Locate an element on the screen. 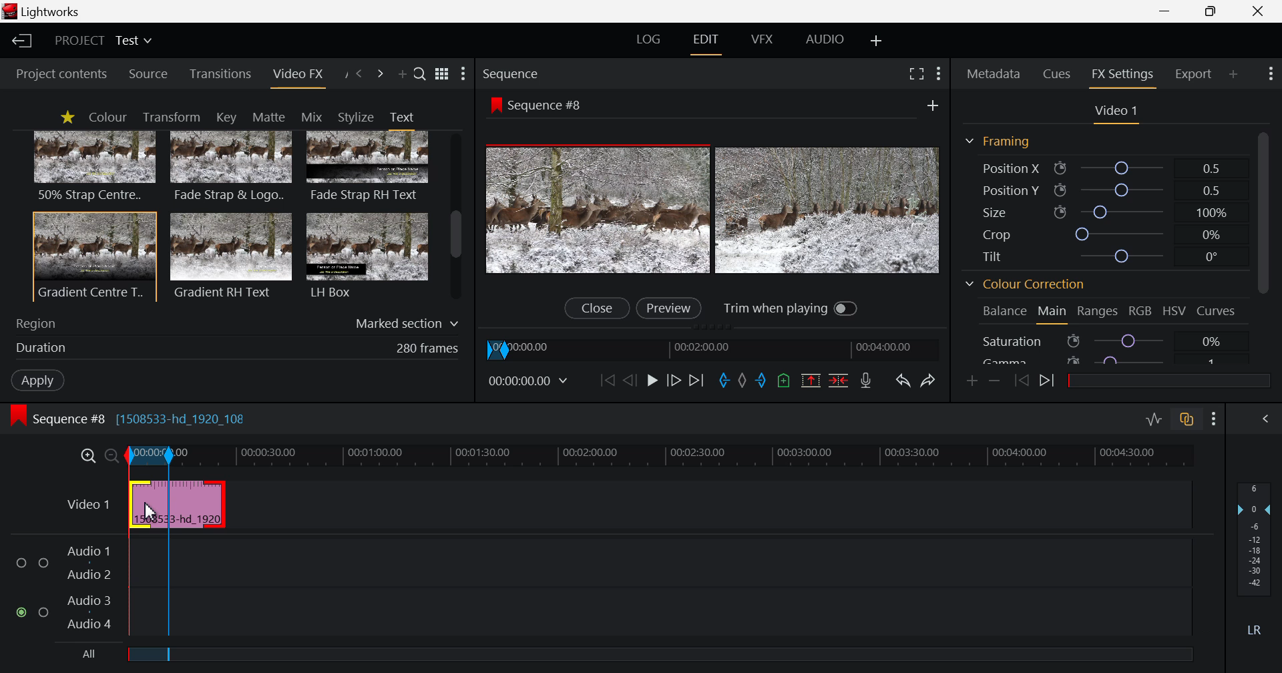  Cues is located at coordinates (1058, 73).